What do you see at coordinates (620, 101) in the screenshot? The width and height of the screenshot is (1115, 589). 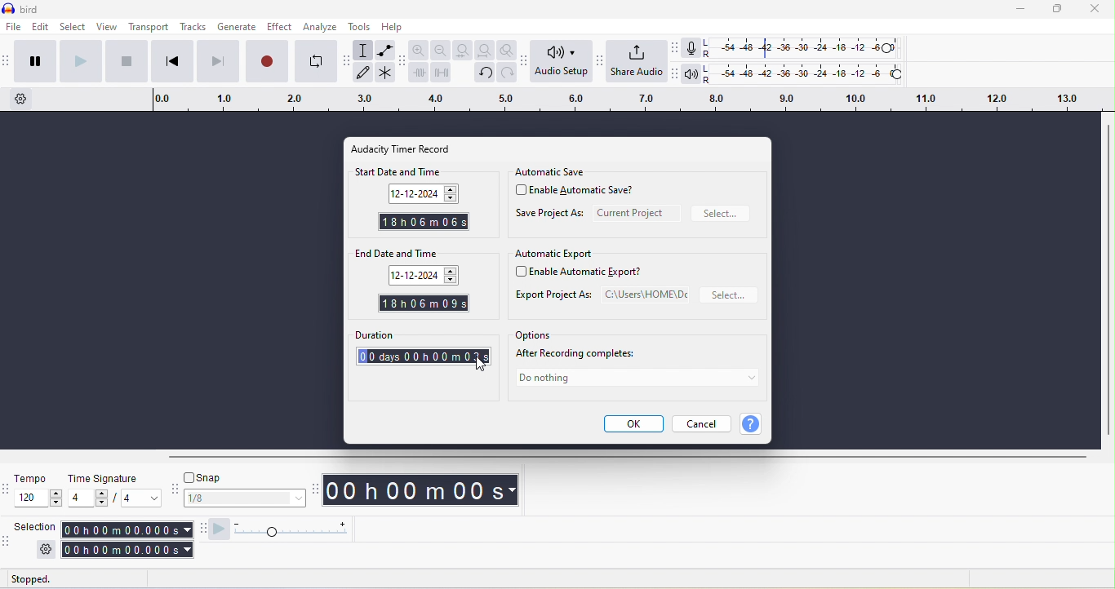 I see `click and drag to define a looping region` at bounding box center [620, 101].